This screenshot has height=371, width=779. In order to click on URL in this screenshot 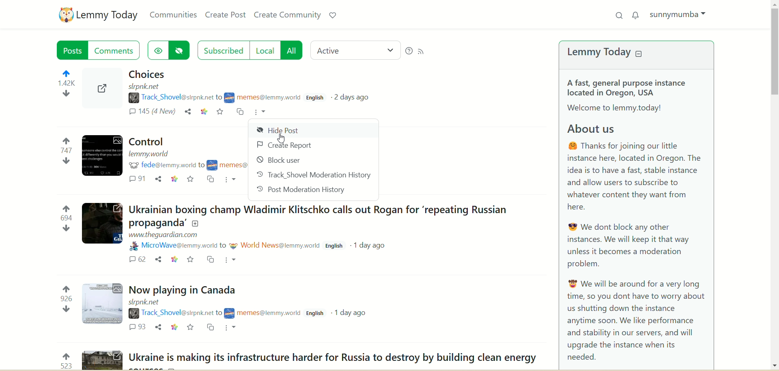, I will do `click(146, 302)`.